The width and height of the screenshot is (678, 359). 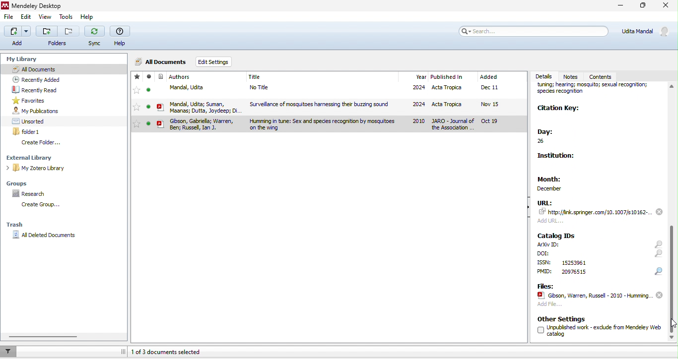 What do you see at coordinates (122, 37) in the screenshot?
I see `help` at bounding box center [122, 37].